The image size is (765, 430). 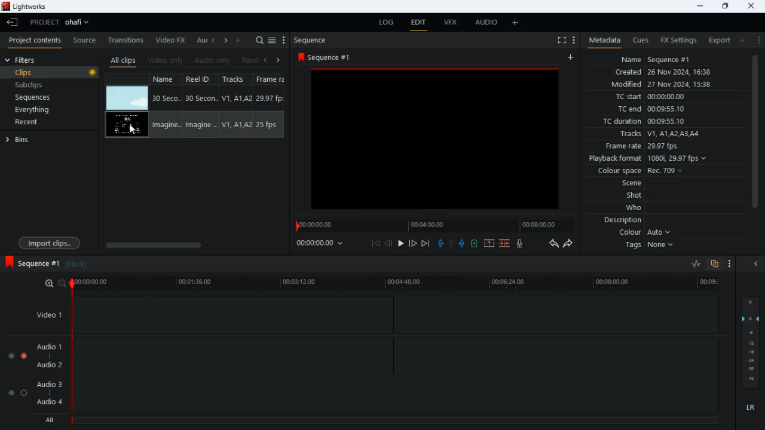 I want to click on close, so click(x=754, y=263).